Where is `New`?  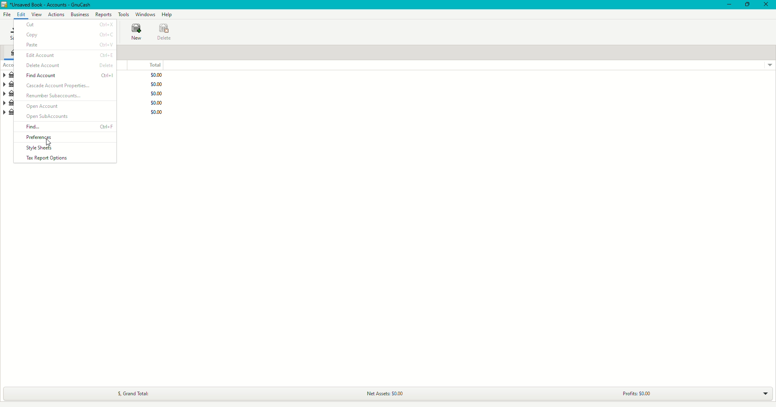
New is located at coordinates (135, 33).